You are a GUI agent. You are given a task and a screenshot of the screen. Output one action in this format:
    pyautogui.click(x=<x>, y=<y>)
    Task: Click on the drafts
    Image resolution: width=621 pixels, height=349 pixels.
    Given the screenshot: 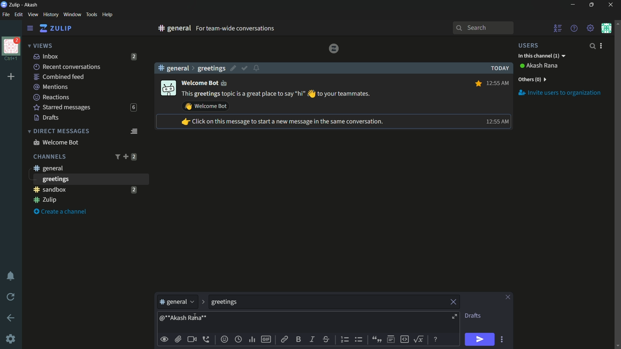 What is the action you would take?
    pyautogui.click(x=473, y=316)
    